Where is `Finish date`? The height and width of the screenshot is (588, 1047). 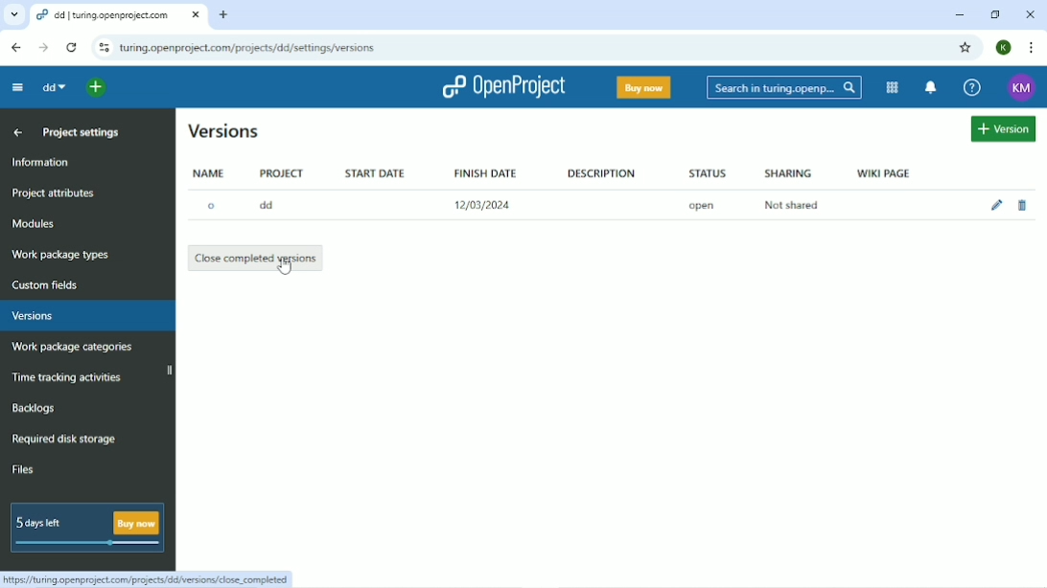
Finish date is located at coordinates (483, 170).